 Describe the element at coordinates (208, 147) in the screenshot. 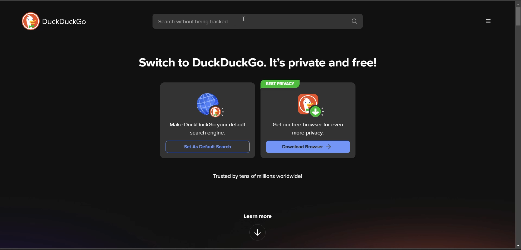

I see `set as default search` at that location.